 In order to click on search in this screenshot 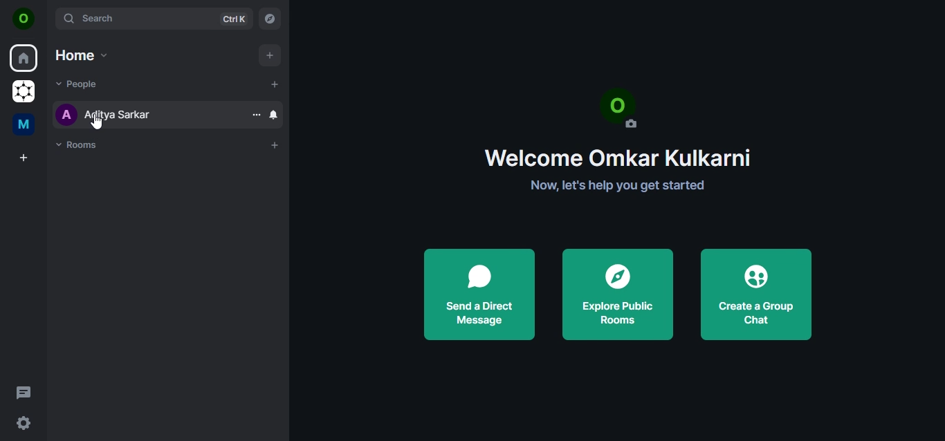, I will do `click(152, 18)`.